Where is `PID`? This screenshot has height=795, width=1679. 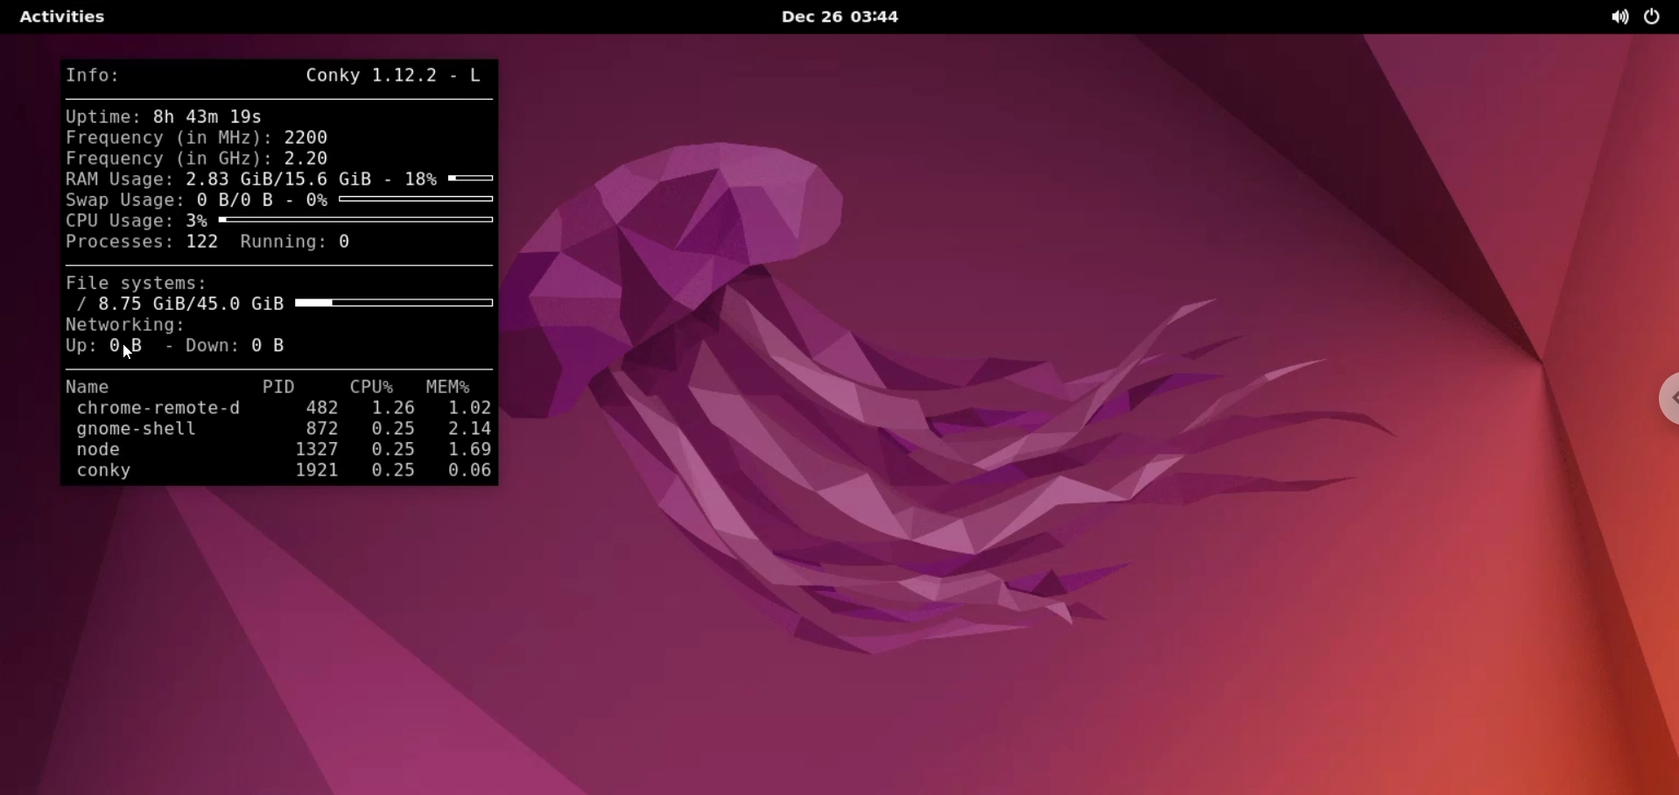 PID is located at coordinates (273, 388).